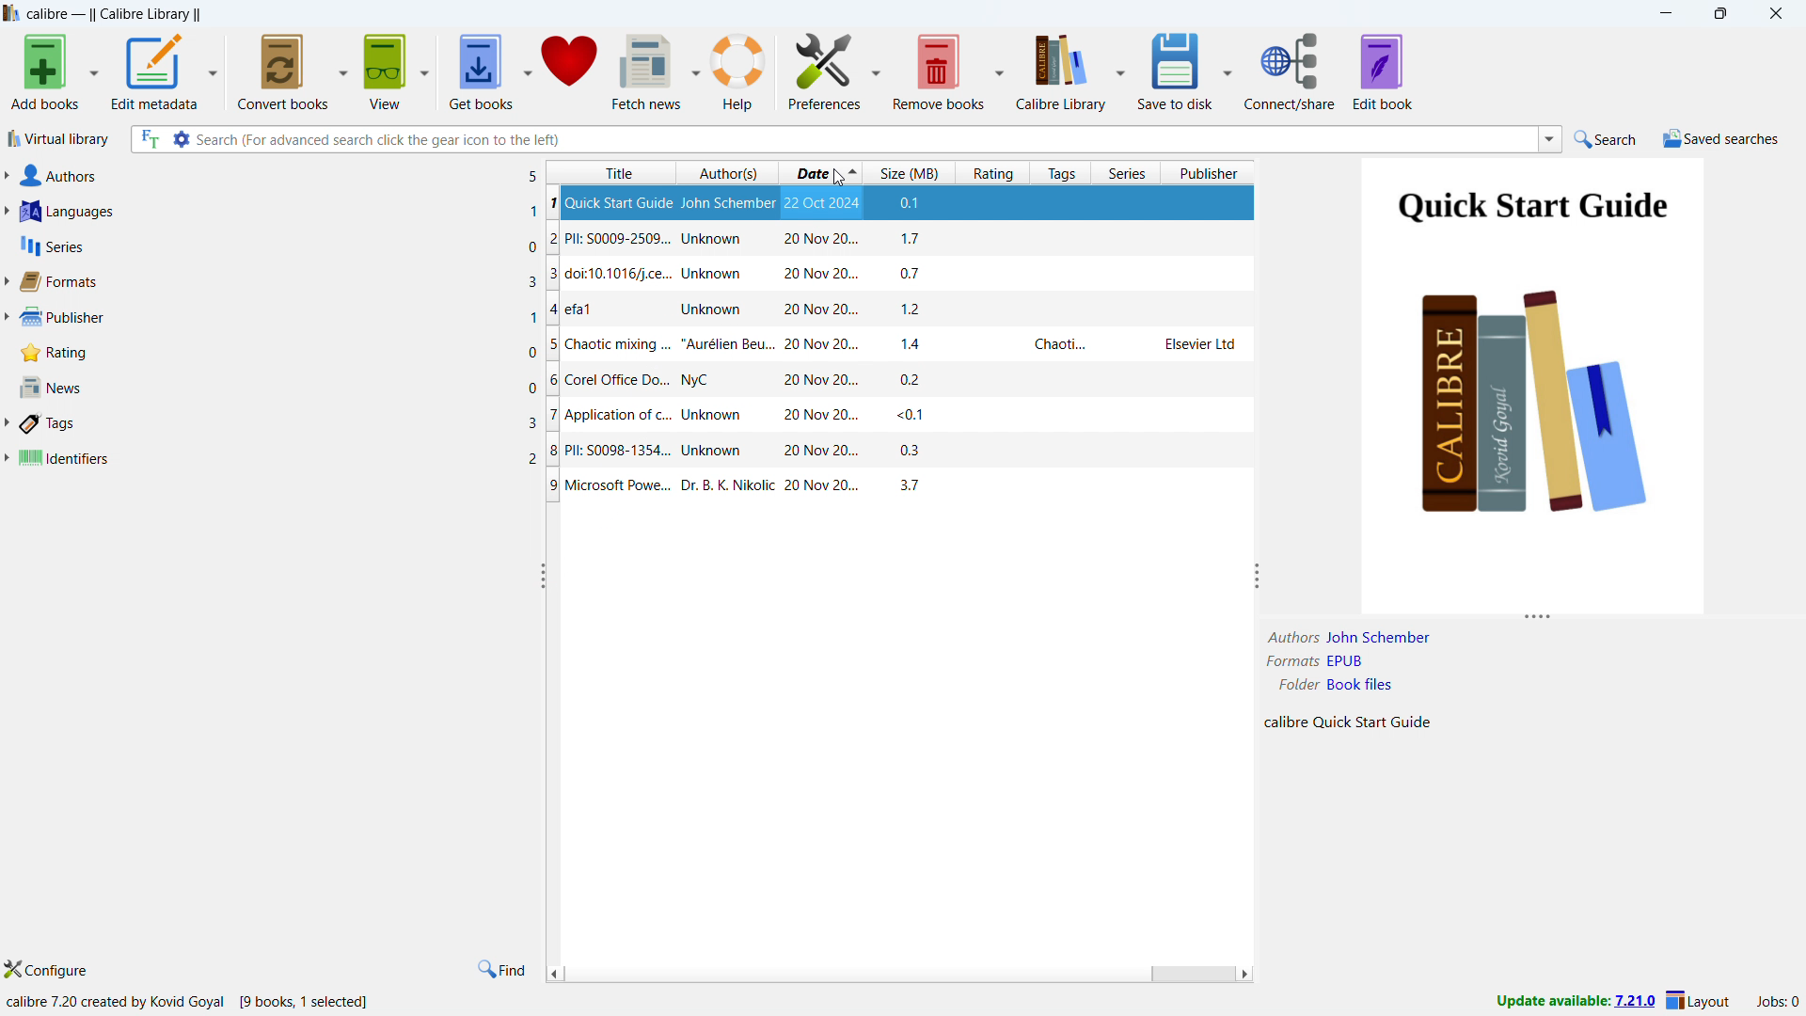 This screenshot has width=1806, height=1016. Describe the element at coordinates (709, 275) in the screenshot. I see `Unknown` at that location.